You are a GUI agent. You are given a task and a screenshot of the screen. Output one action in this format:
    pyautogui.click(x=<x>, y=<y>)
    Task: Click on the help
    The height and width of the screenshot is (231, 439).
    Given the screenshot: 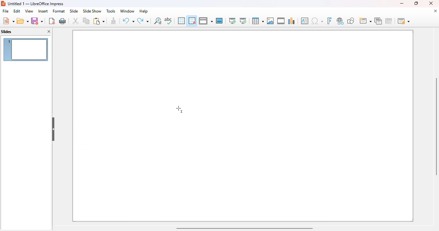 What is the action you would take?
    pyautogui.click(x=144, y=11)
    